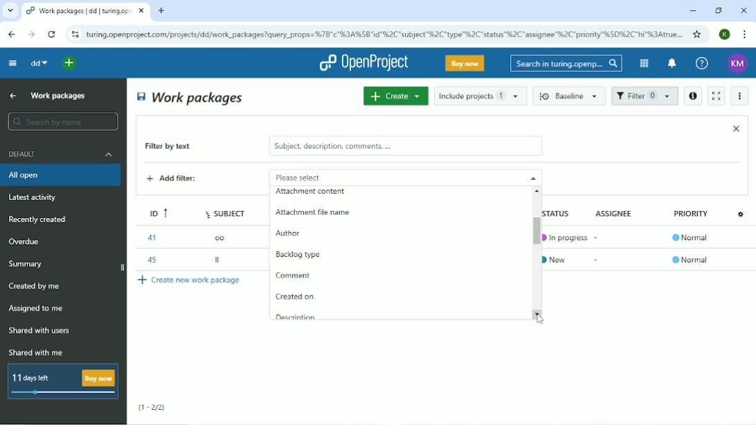 Image resolution: width=756 pixels, height=425 pixels. Describe the element at coordinates (307, 257) in the screenshot. I see `Backlog type` at that location.